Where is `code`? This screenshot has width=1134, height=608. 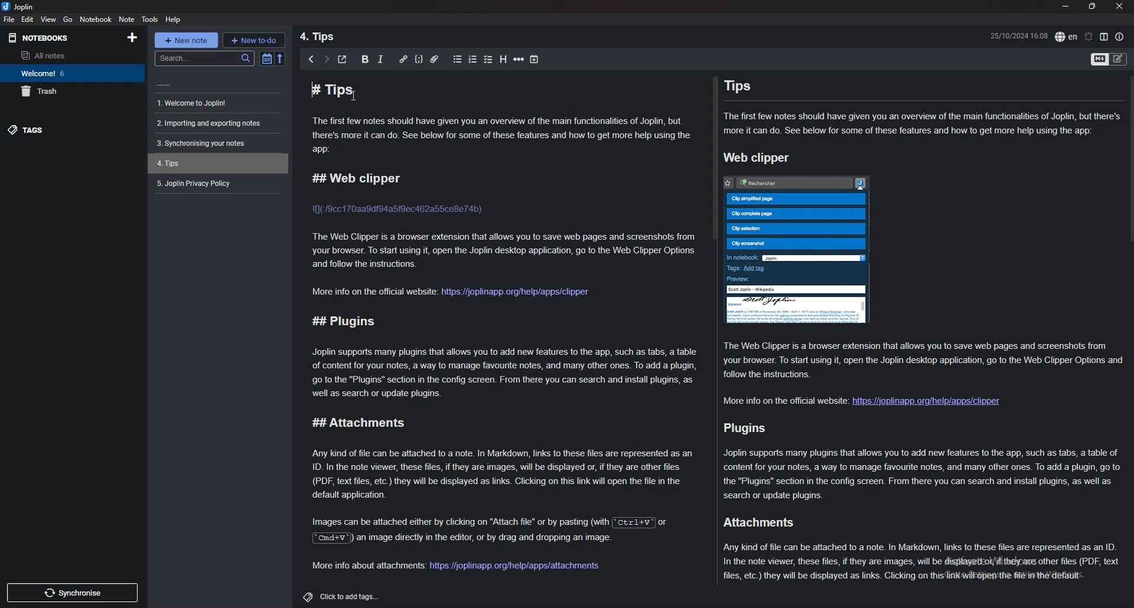
code is located at coordinates (420, 60).